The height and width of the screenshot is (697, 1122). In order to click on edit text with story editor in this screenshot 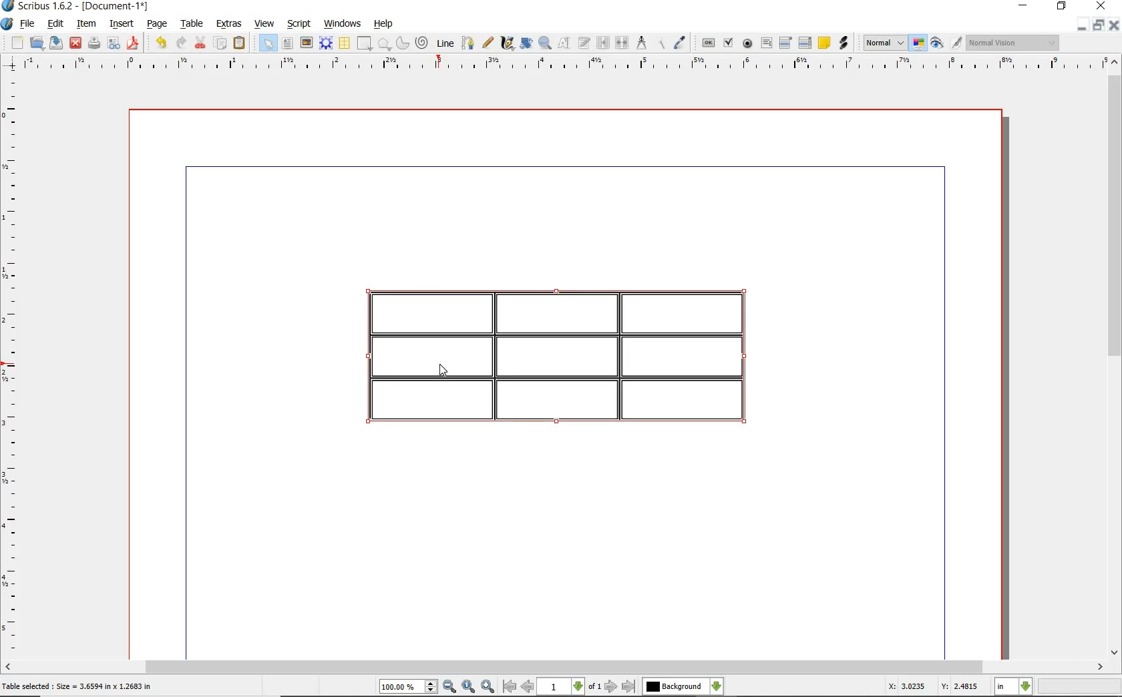, I will do `click(584, 43)`.